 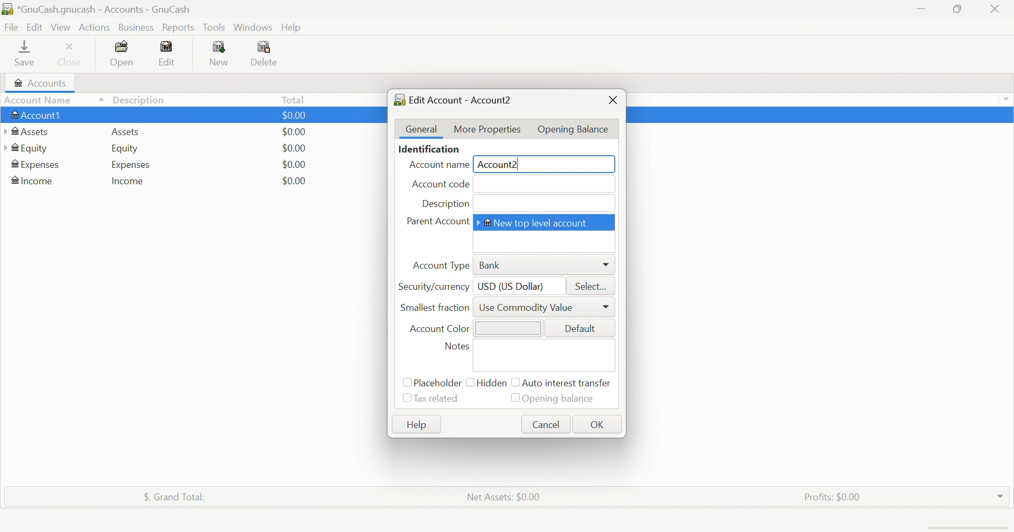 What do you see at coordinates (606, 264) in the screenshot?
I see `More` at bounding box center [606, 264].